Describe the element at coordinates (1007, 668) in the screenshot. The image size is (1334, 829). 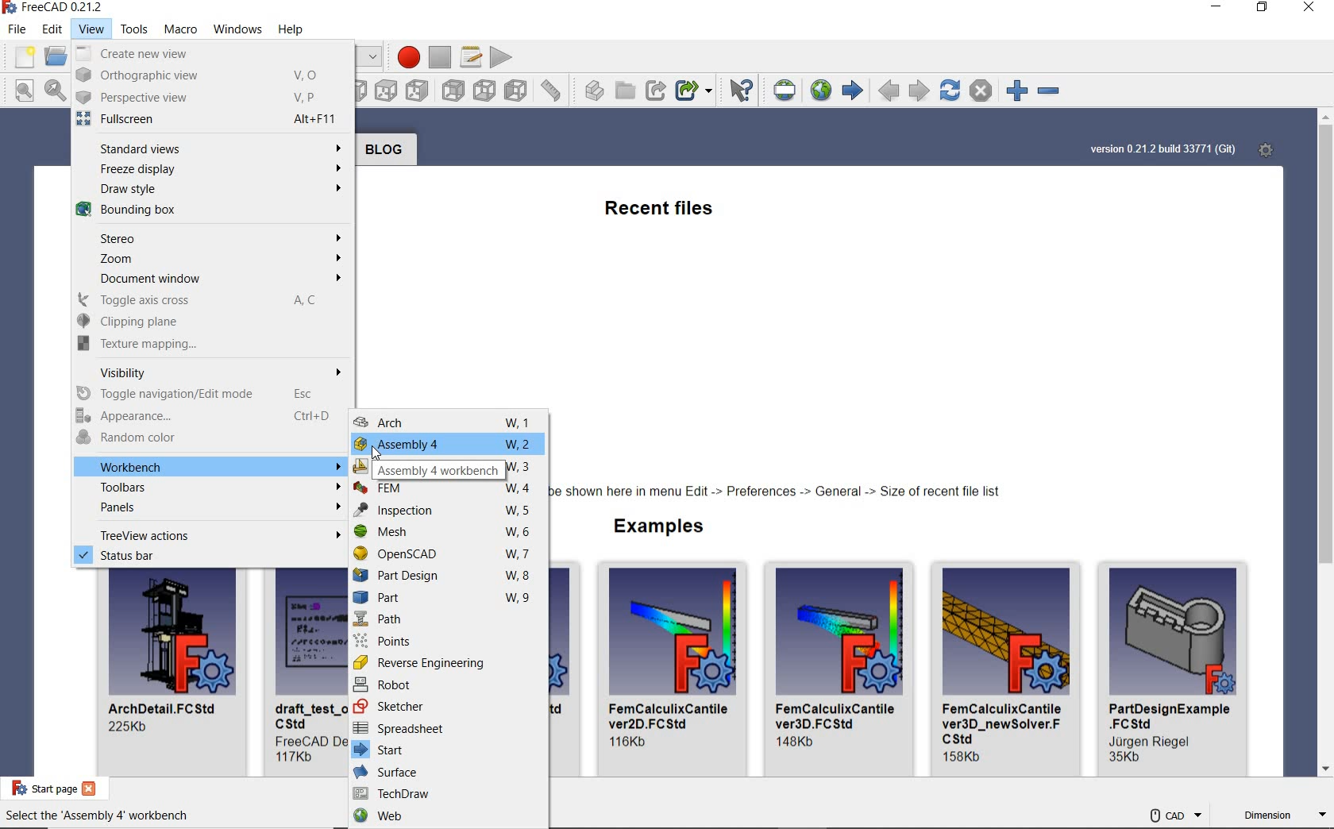
I see `FemCalculixCantile_newSolver` at that location.